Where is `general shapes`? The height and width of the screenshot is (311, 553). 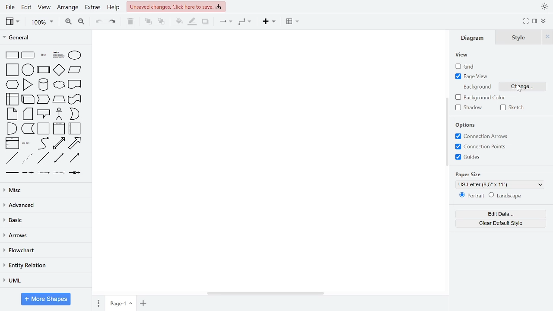 general shapes is located at coordinates (26, 158).